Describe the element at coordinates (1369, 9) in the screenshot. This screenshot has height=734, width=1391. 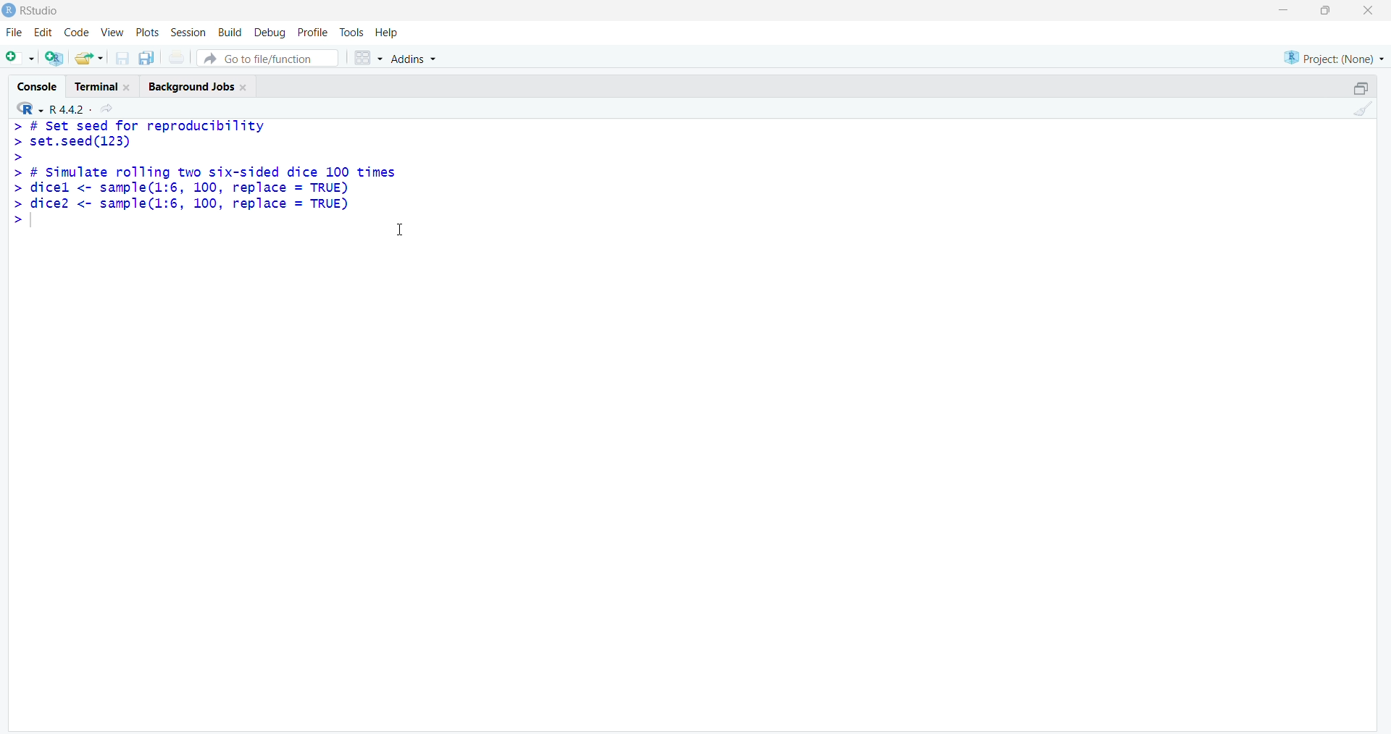
I see `close` at that location.